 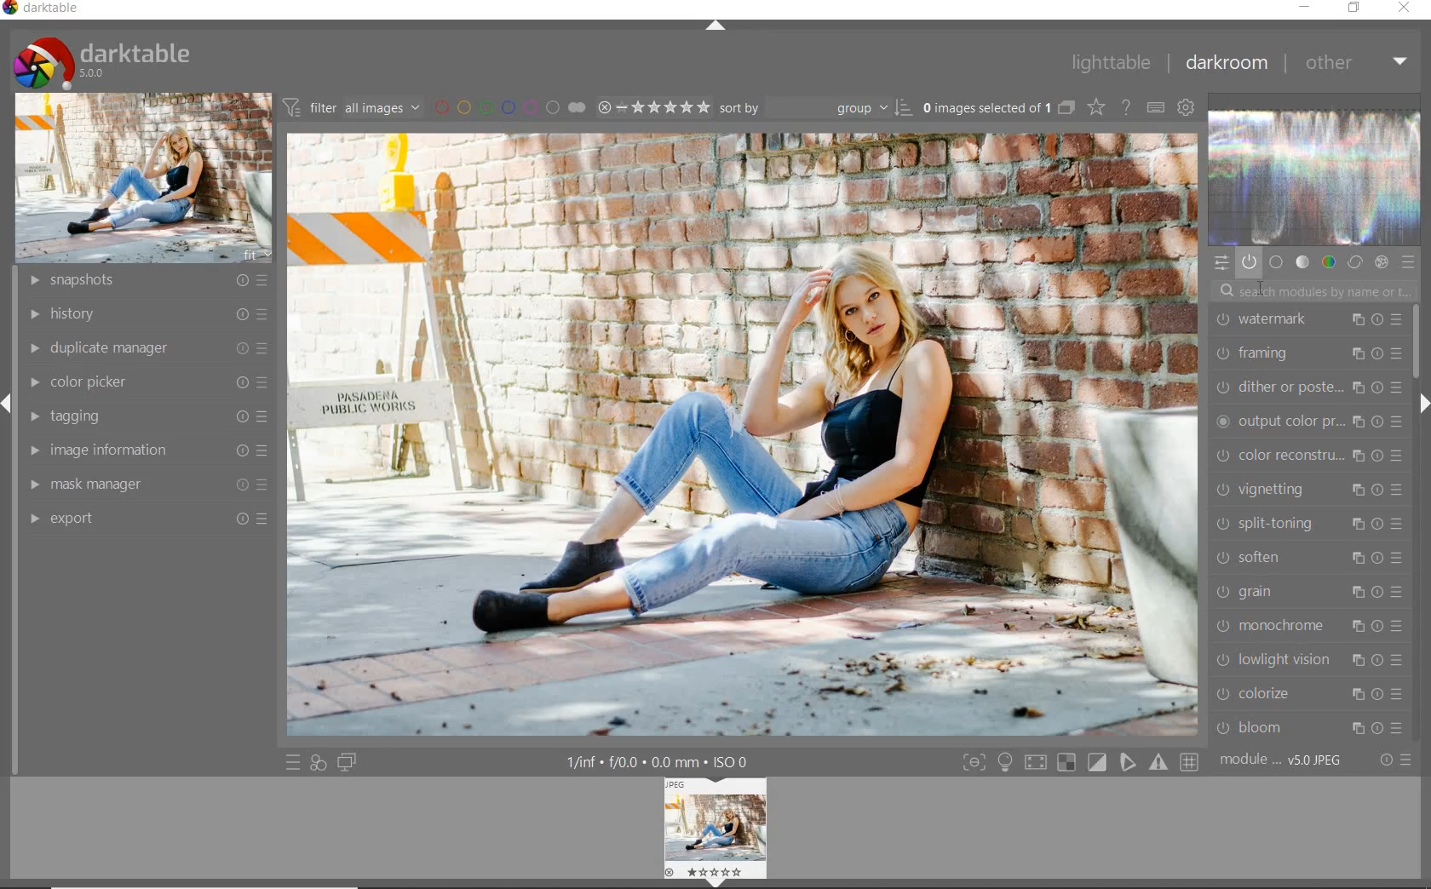 I want to click on monochrome, so click(x=1307, y=628).